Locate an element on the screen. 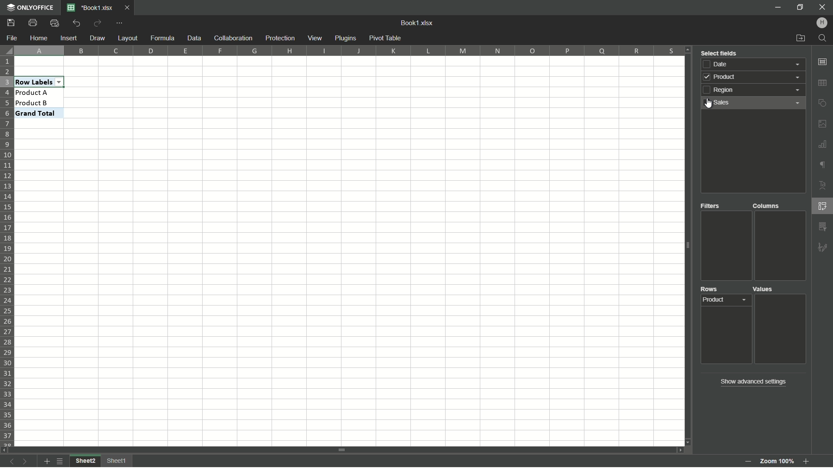 Image resolution: width=833 pixels, height=468 pixels. Values is located at coordinates (766, 290).